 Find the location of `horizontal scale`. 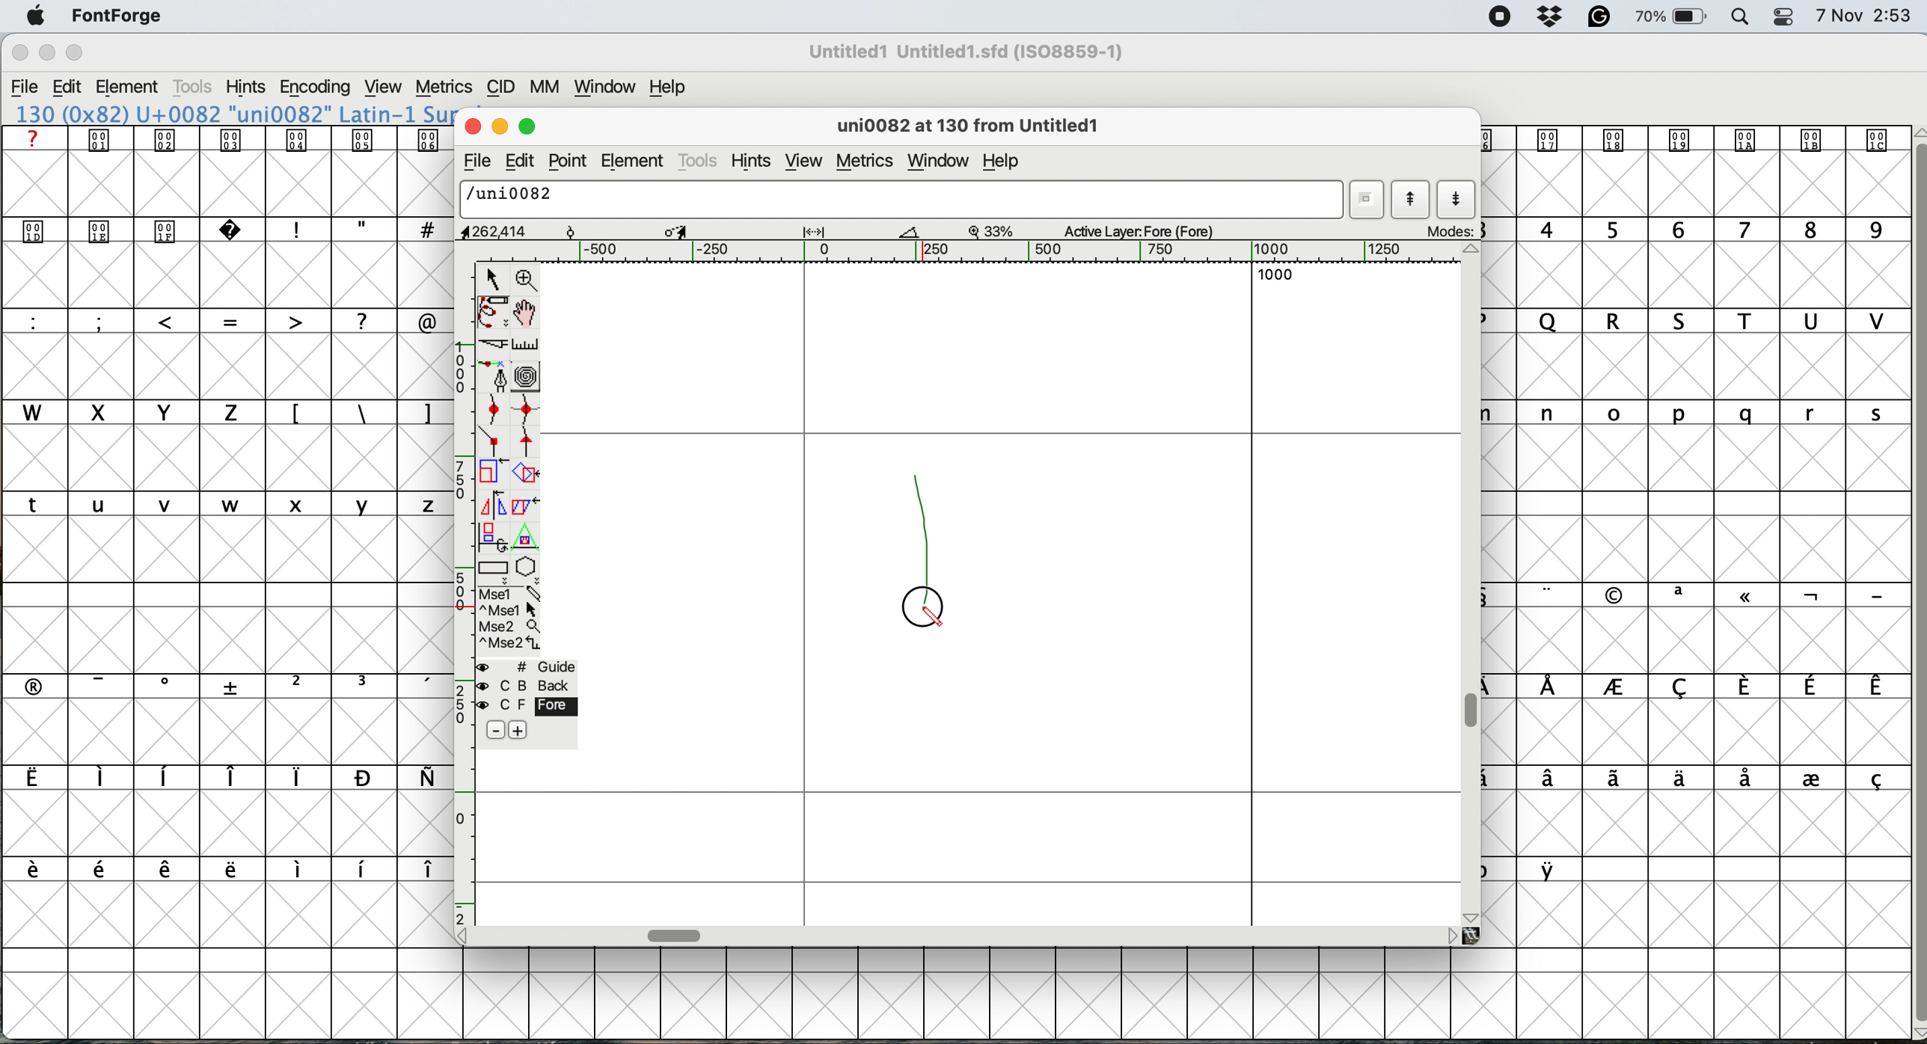

horizontal scale is located at coordinates (676, 933).